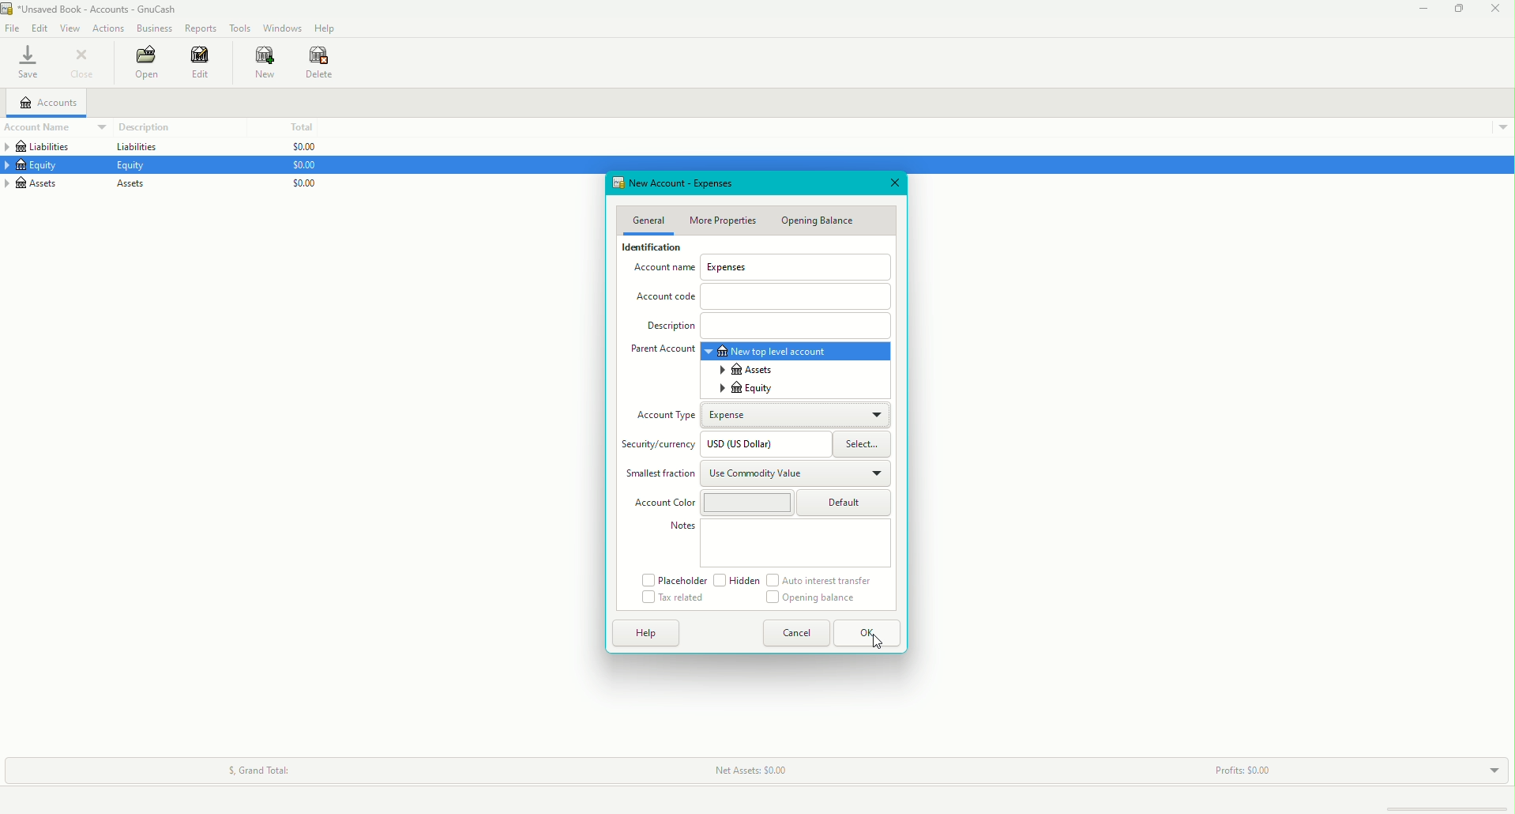 Image resolution: width=1515 pixels, height=814 pixels. What do you see at coordinates (70, 27) in the screenshot?
I see `View` at bounding box center [70, 27].